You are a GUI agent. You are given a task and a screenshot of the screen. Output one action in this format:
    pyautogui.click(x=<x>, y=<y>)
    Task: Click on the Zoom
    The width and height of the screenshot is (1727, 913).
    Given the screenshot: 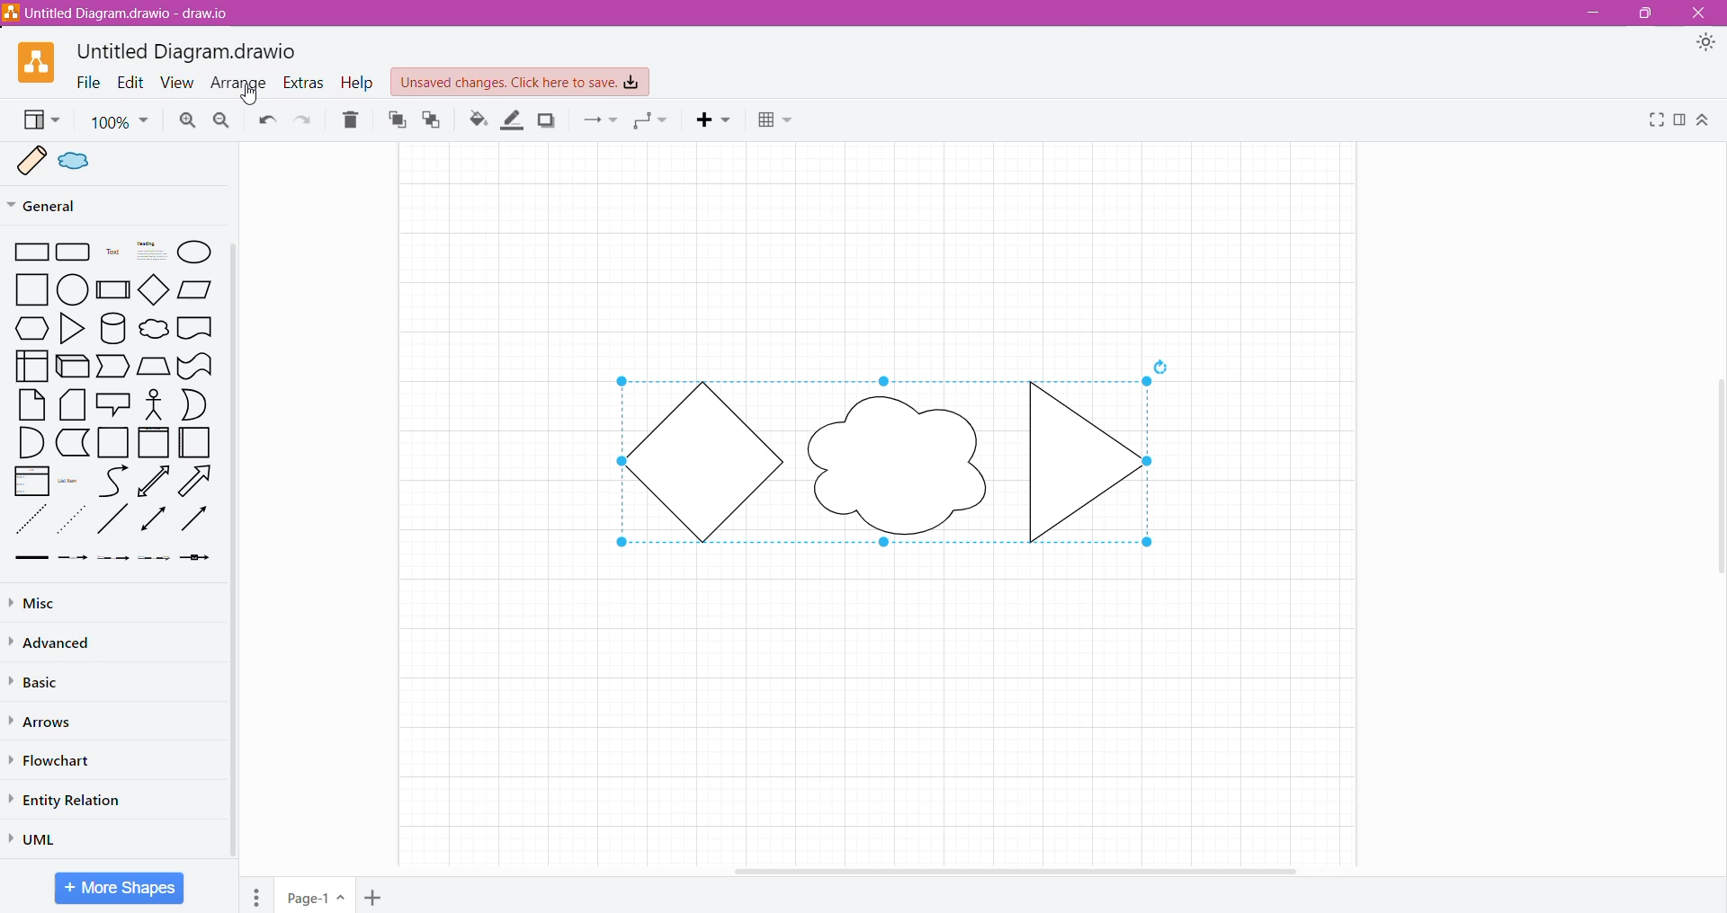 What is the action you would take?
    pyautogui.click(x=121, y=122)
    